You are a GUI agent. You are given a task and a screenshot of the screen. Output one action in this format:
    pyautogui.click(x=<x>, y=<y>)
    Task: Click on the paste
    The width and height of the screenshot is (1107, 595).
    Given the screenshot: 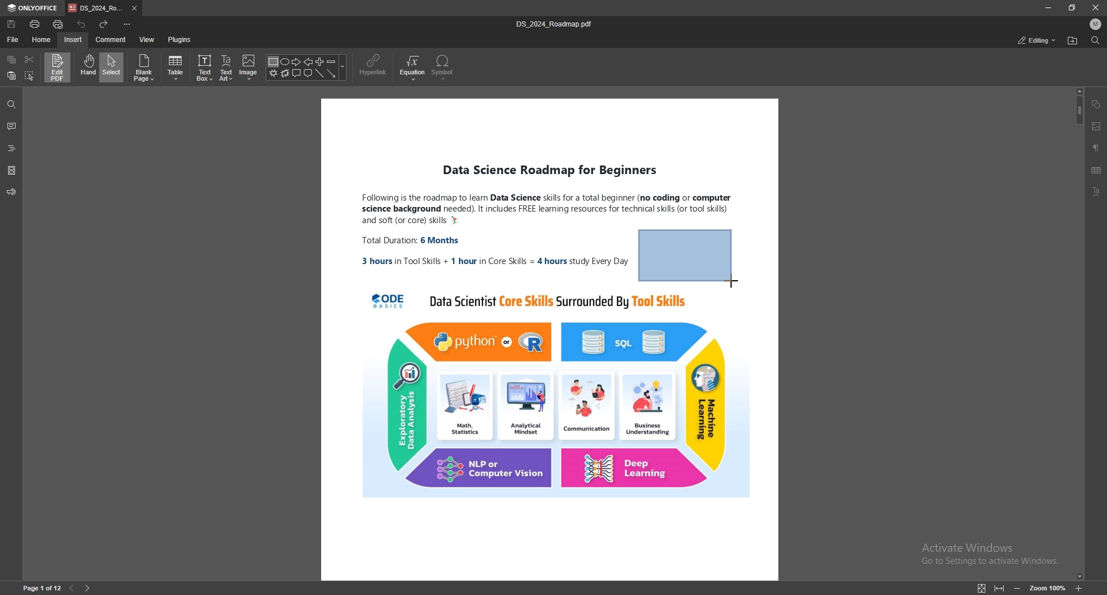 What is the action you would take?
    pyautogui.click(x=12, y=76)
    